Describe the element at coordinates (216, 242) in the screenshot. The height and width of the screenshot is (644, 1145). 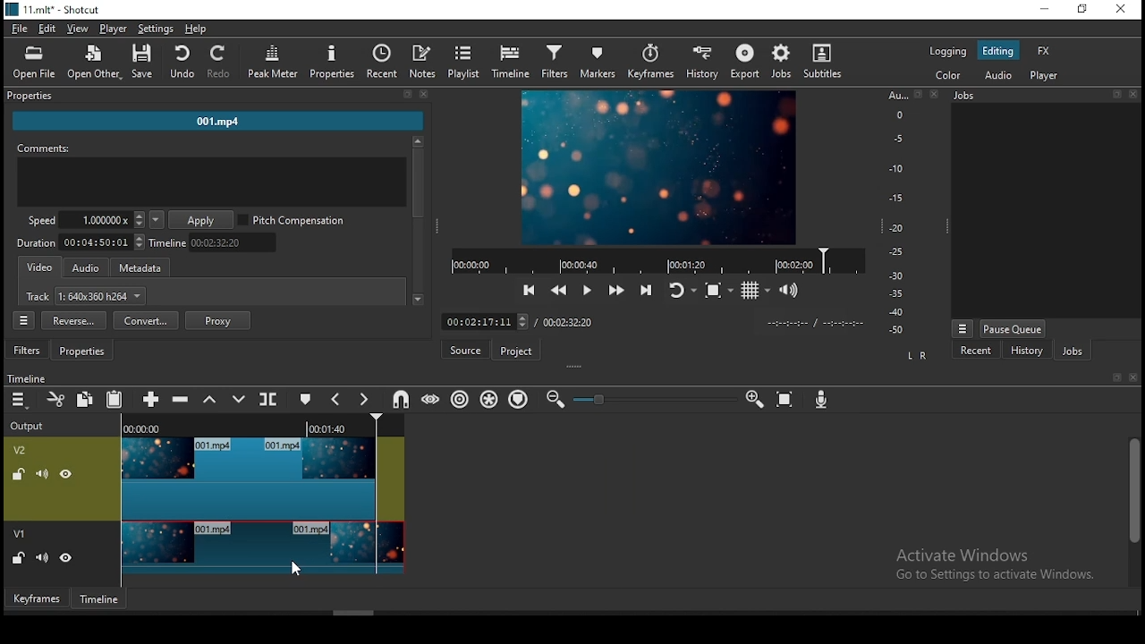
I see `timeline` at that location.